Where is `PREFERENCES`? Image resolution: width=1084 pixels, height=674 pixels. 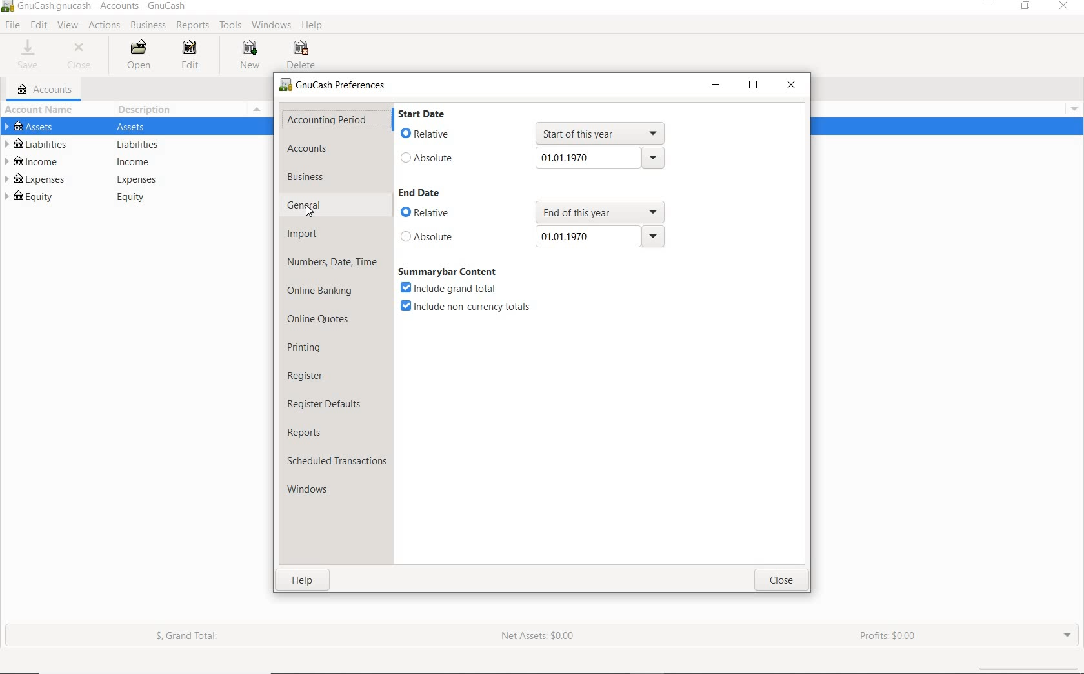
PREFERENCES is located at coordinates (332, 86).